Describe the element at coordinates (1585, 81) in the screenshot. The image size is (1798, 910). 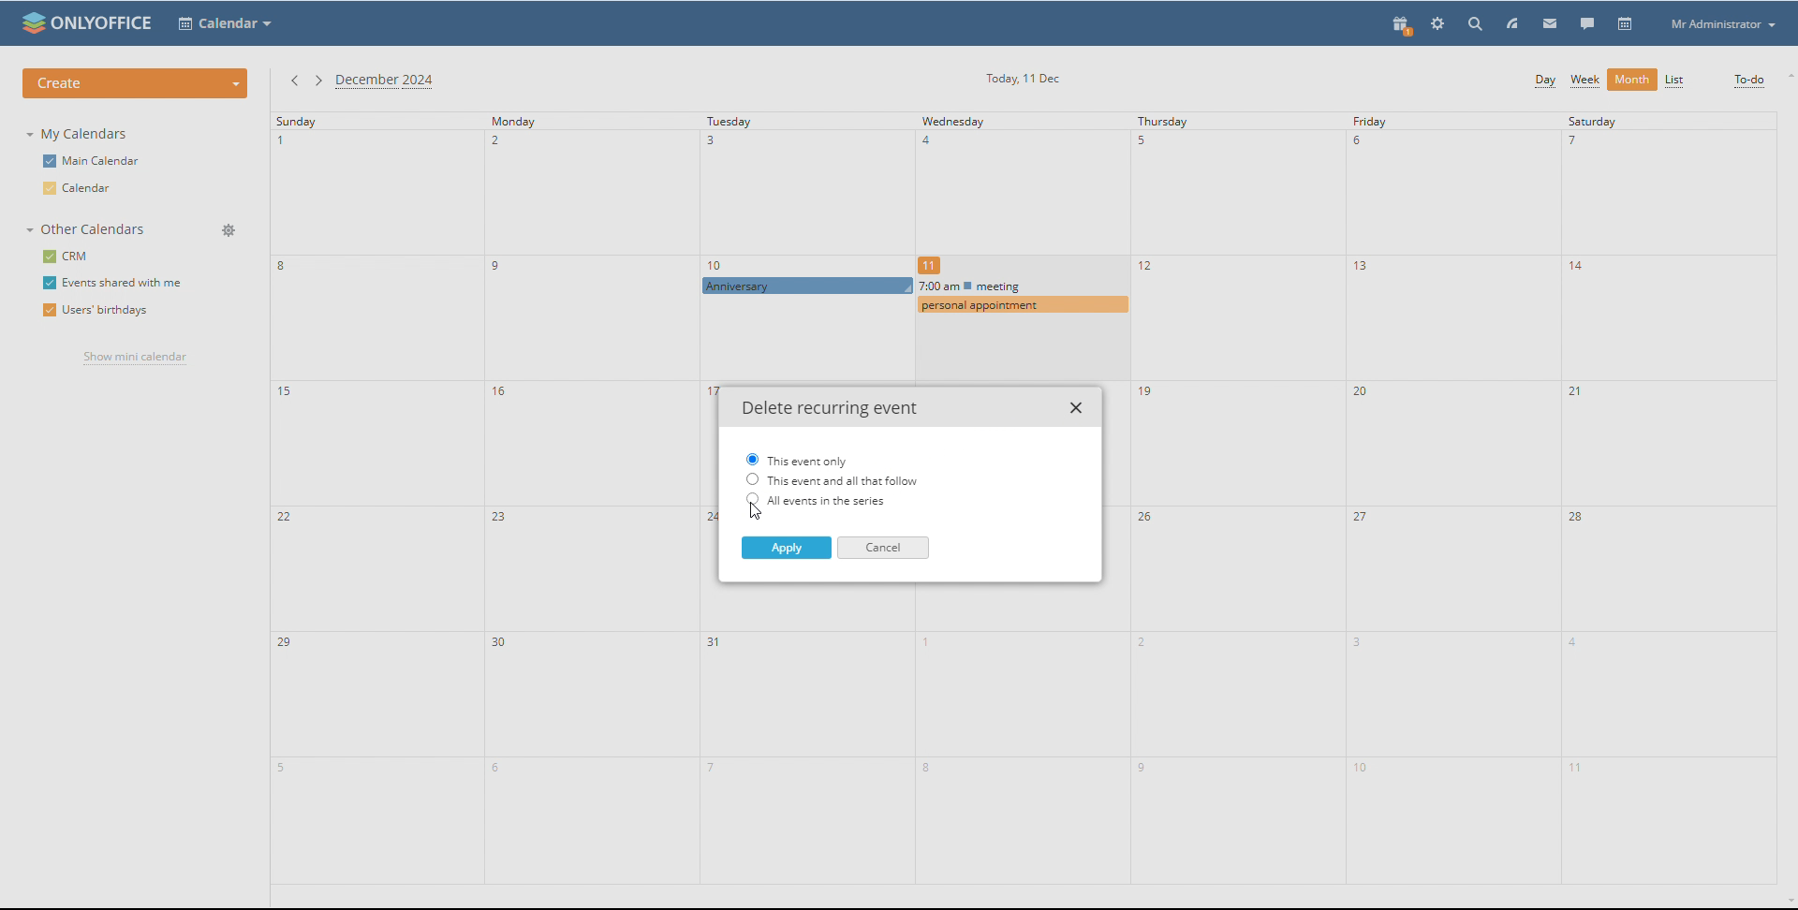
I see `week view` at that location.